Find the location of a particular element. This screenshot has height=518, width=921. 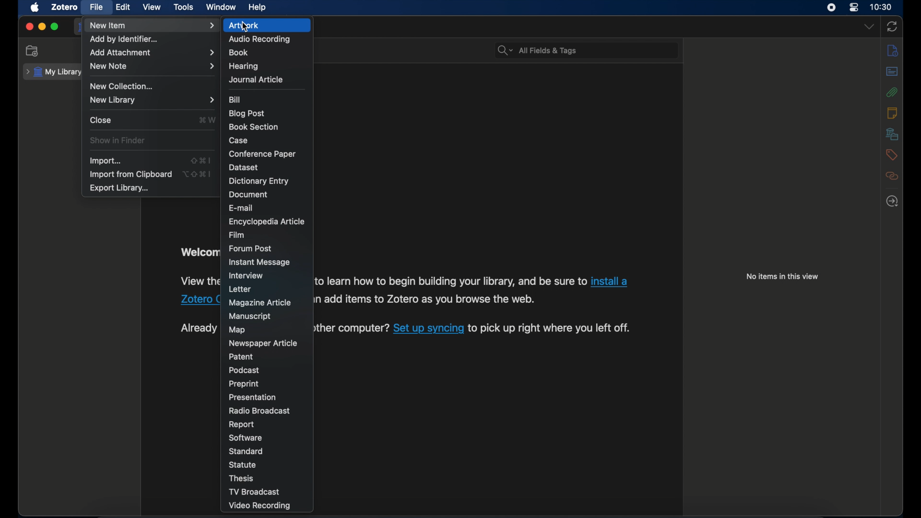

notes is located at coordinates (893, 50).